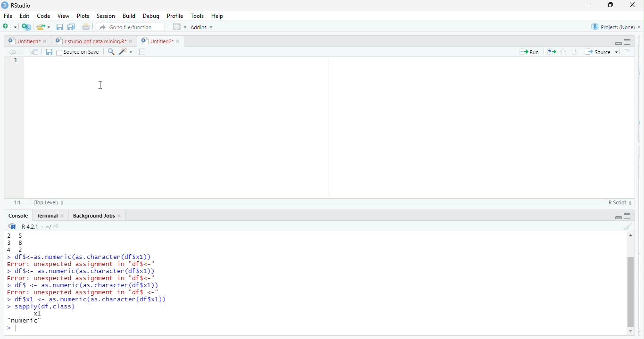 The height and width of the screenshot is (339, 644). What do you see at coordinates (36, 53) in the screenshot?
I see `show in new window.` at bounding box center [36, 53].